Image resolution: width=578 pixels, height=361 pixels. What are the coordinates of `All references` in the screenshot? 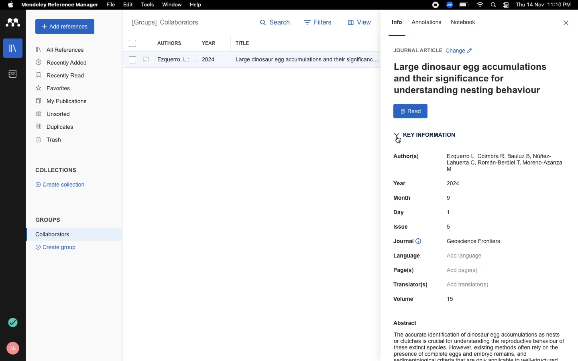 It's located at (165, 23).